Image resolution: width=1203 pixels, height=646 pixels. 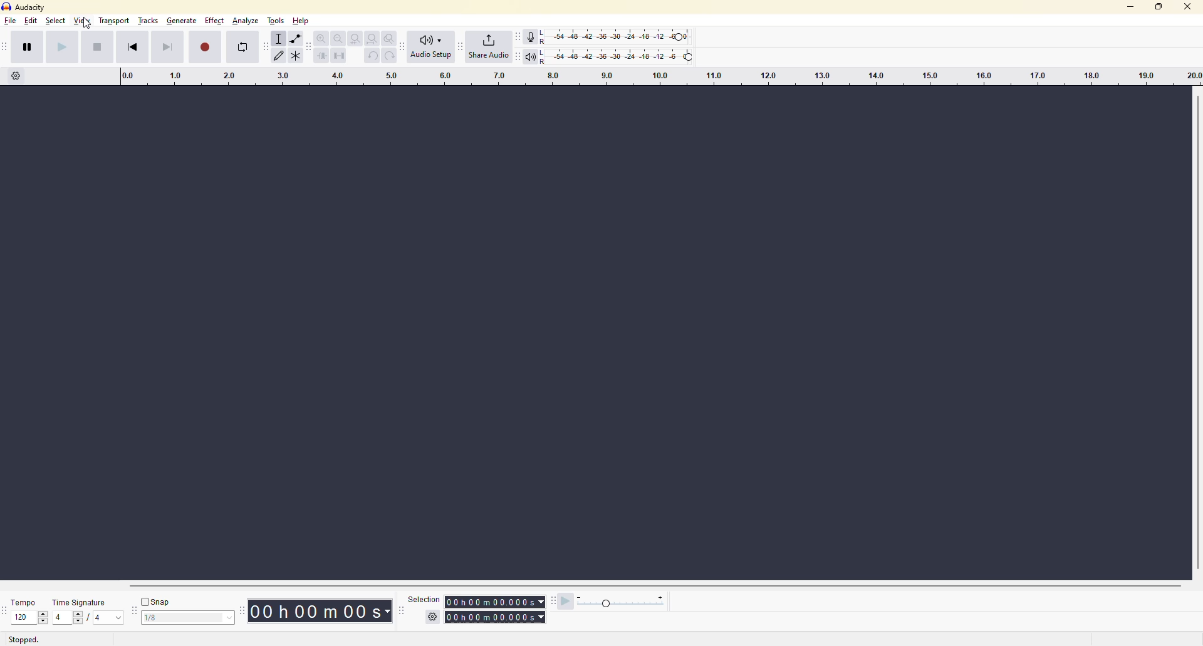 I want to click on zoom in, so click(x=322, y=39).